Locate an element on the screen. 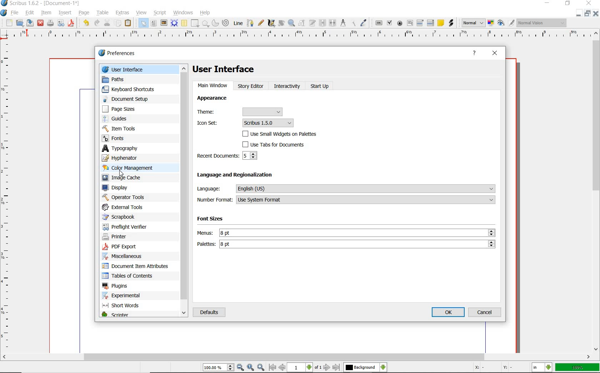  select the current unit is located at coordinates (542, 368).